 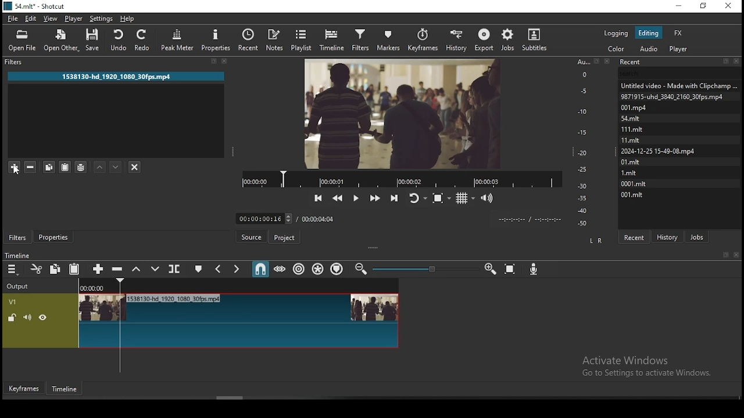 I want to click on 54.mit, so click(x=644, y=117).